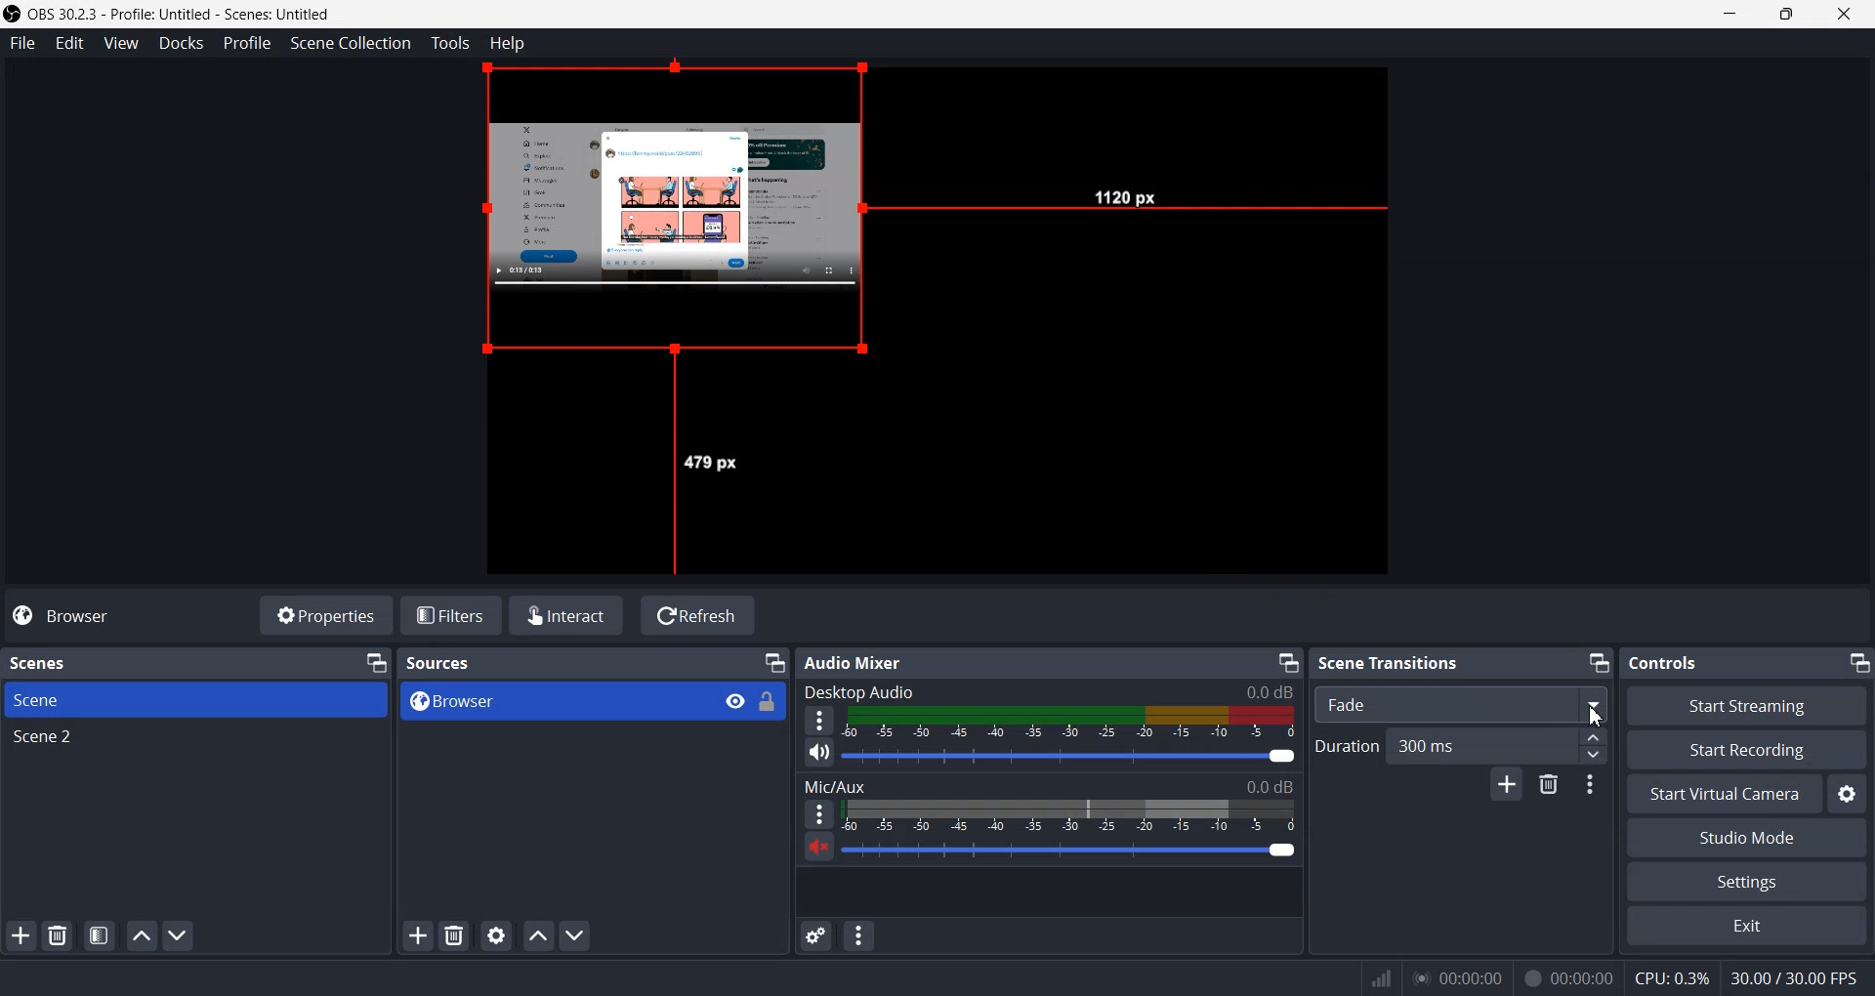  I want to click on Lock/ unlock, so click(769, 702).